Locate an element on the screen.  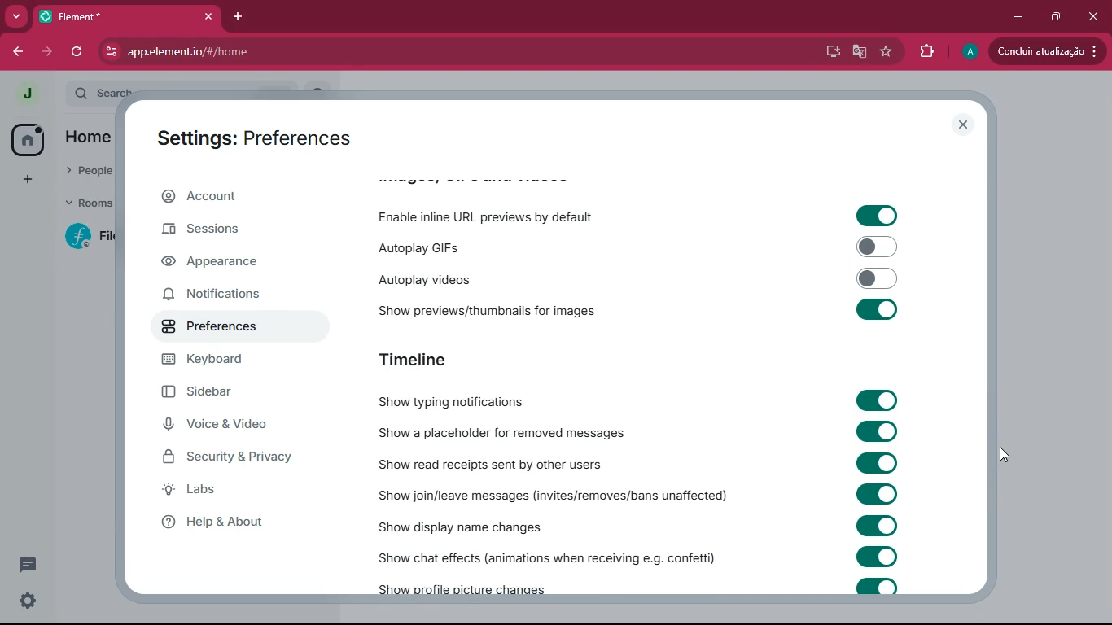
help & about is located at coordinates (220, 522).